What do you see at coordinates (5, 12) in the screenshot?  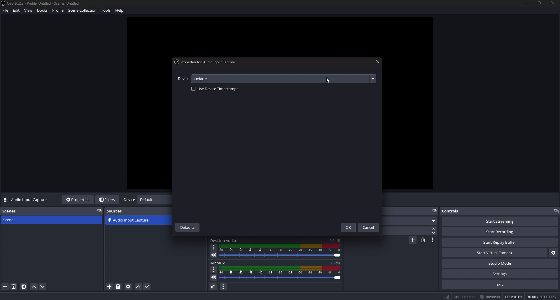 I see `file` at bounding box center [5, 12].